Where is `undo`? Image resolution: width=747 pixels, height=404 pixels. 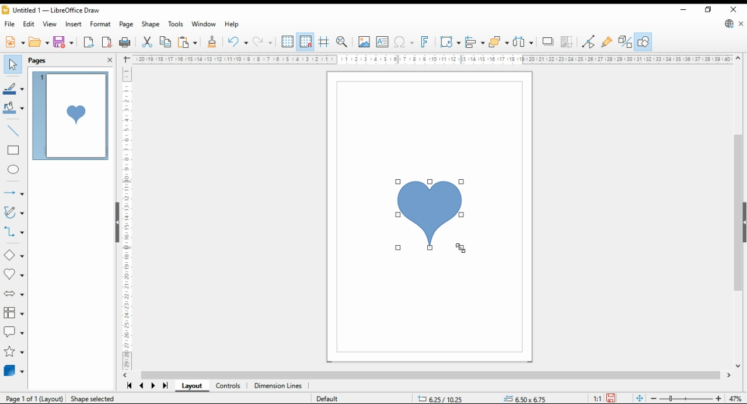 undo is located at coordinates (236, 41).